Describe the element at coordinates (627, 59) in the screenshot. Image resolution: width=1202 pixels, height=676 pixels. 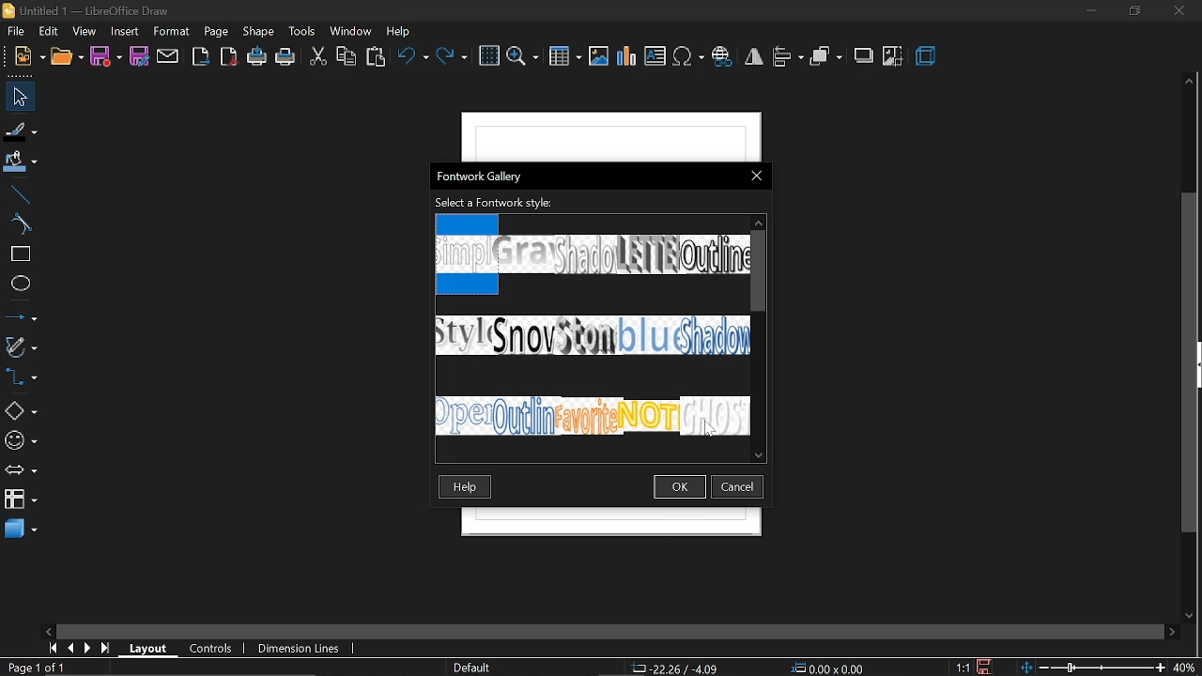
I see `insert chart` at that location.